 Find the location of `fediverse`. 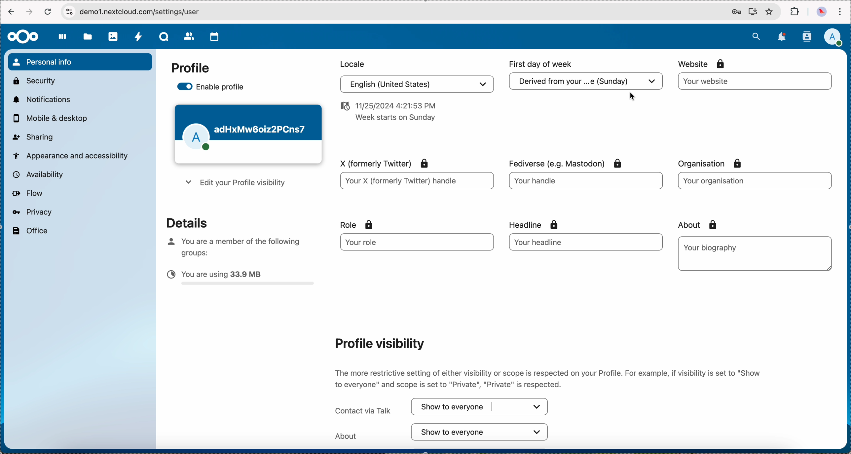

fediverse is located at coordinates (563, 161).